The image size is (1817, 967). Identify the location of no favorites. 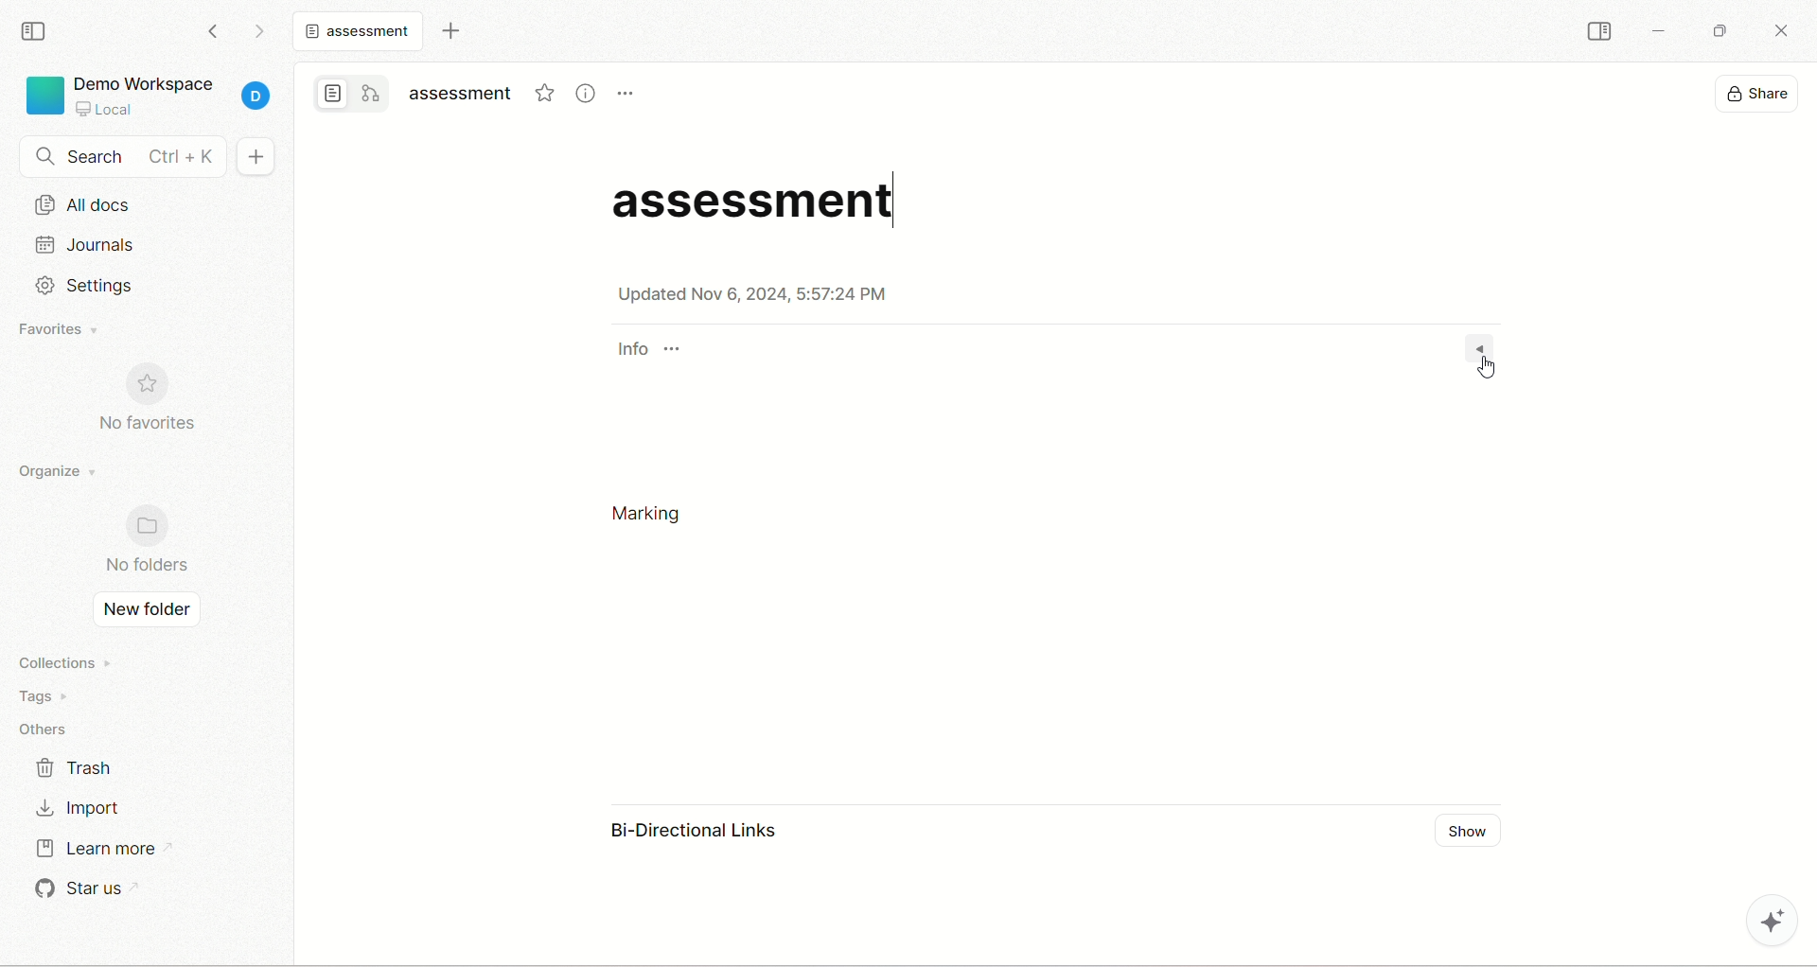
(152, 423).